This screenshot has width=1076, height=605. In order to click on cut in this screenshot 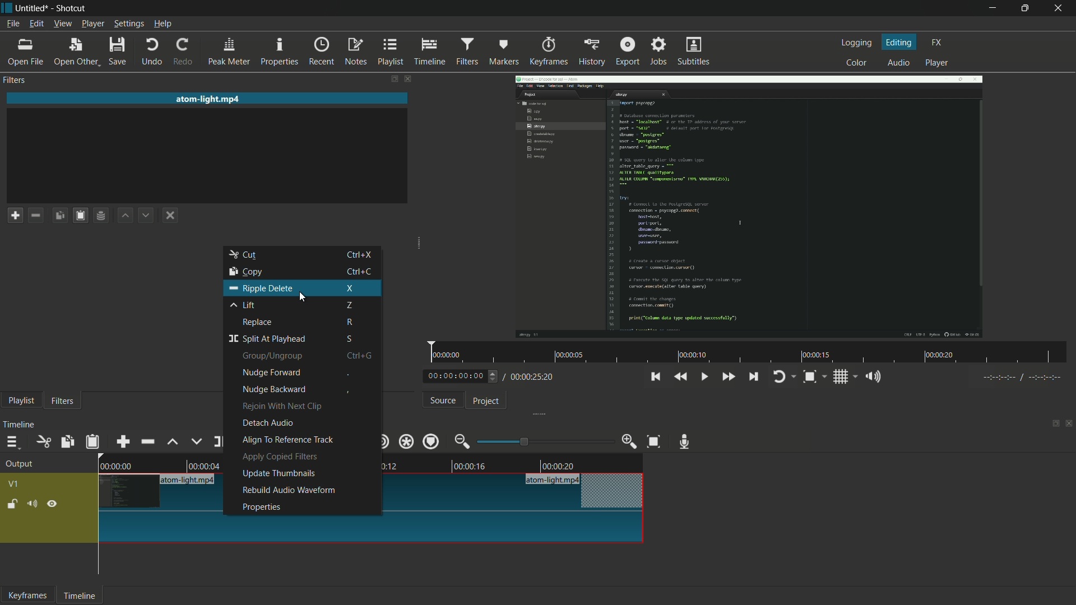, I will do `click(43, 442)`.